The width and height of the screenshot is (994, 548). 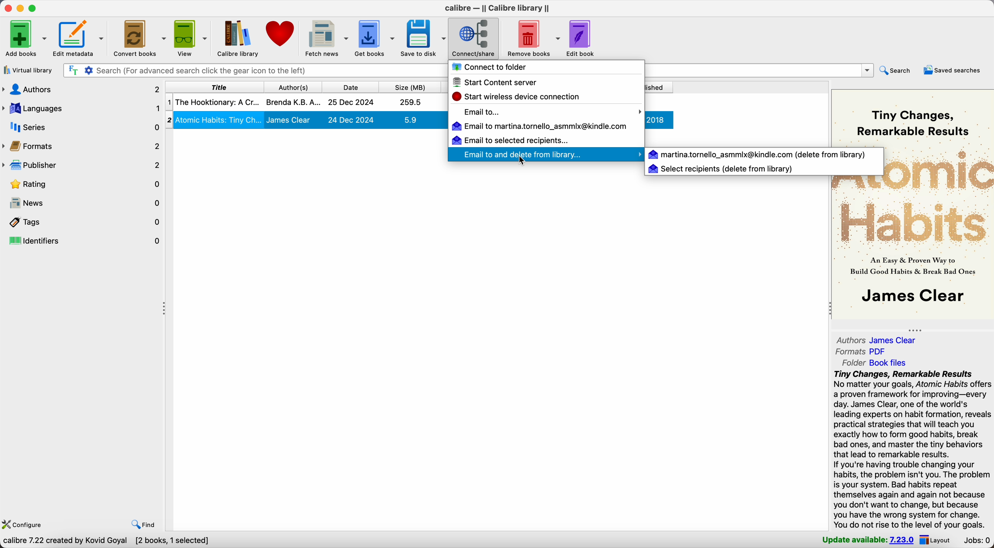 I want to click on formats, so click(x=861, y=352).